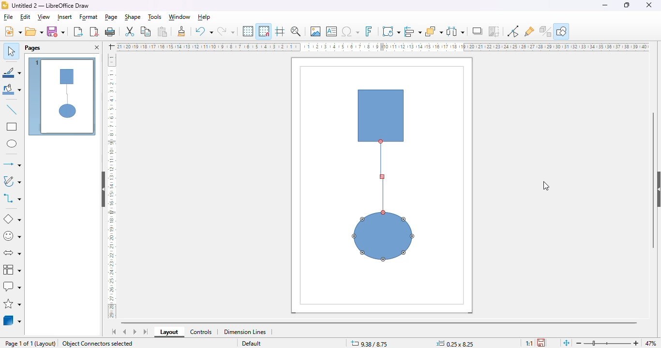  What do you see at coordinates (315, 31) in the screenshot?
I see `insert image` at bounding box center [315, 31].